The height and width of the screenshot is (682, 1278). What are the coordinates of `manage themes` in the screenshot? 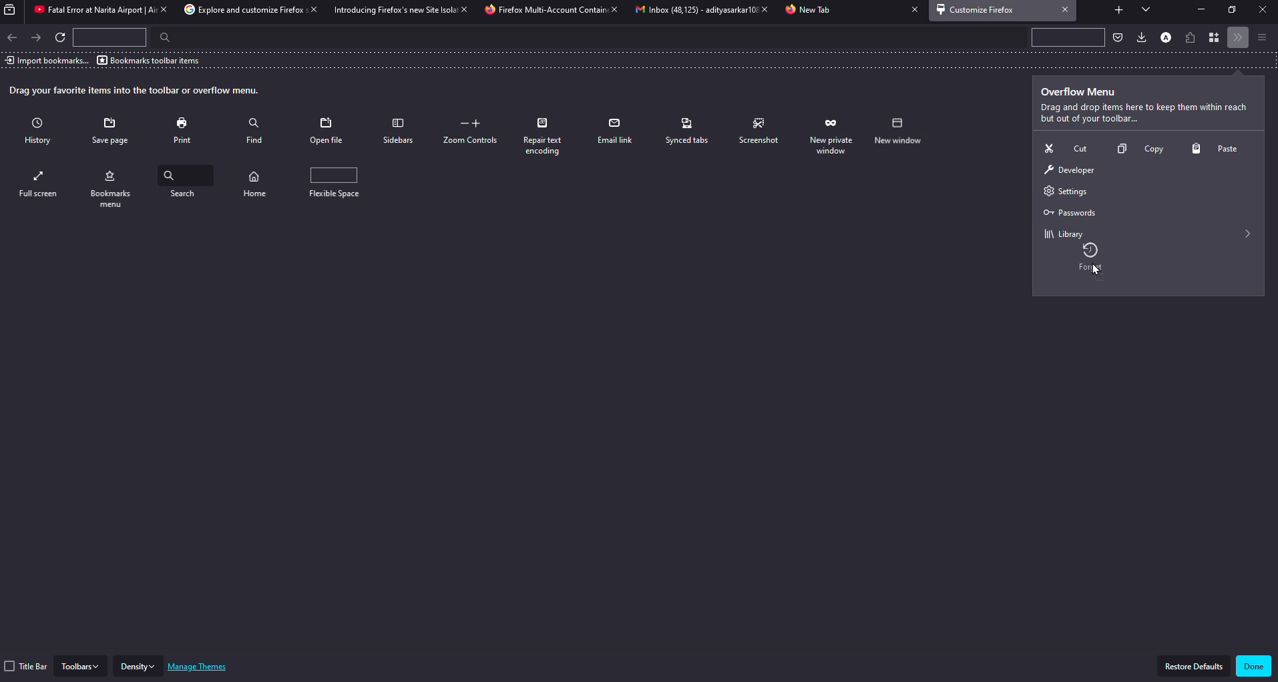 It's located at (201, 667).